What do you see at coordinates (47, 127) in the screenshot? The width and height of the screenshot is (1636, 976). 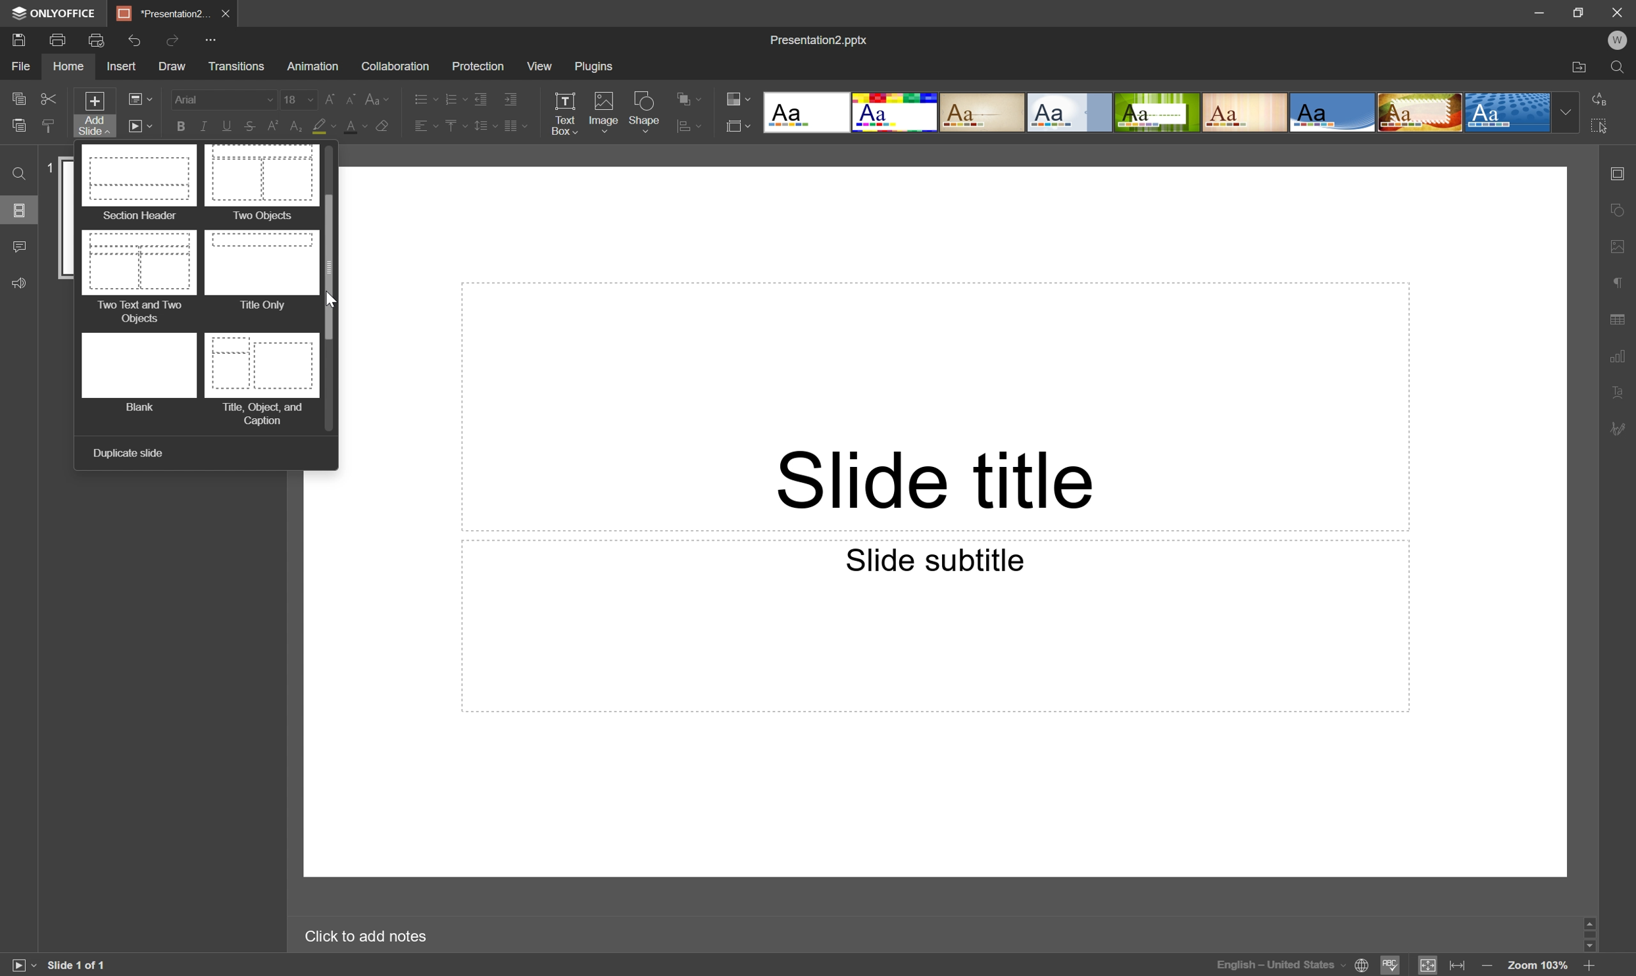 I see `Paste style` at bounding box center [47, 127].